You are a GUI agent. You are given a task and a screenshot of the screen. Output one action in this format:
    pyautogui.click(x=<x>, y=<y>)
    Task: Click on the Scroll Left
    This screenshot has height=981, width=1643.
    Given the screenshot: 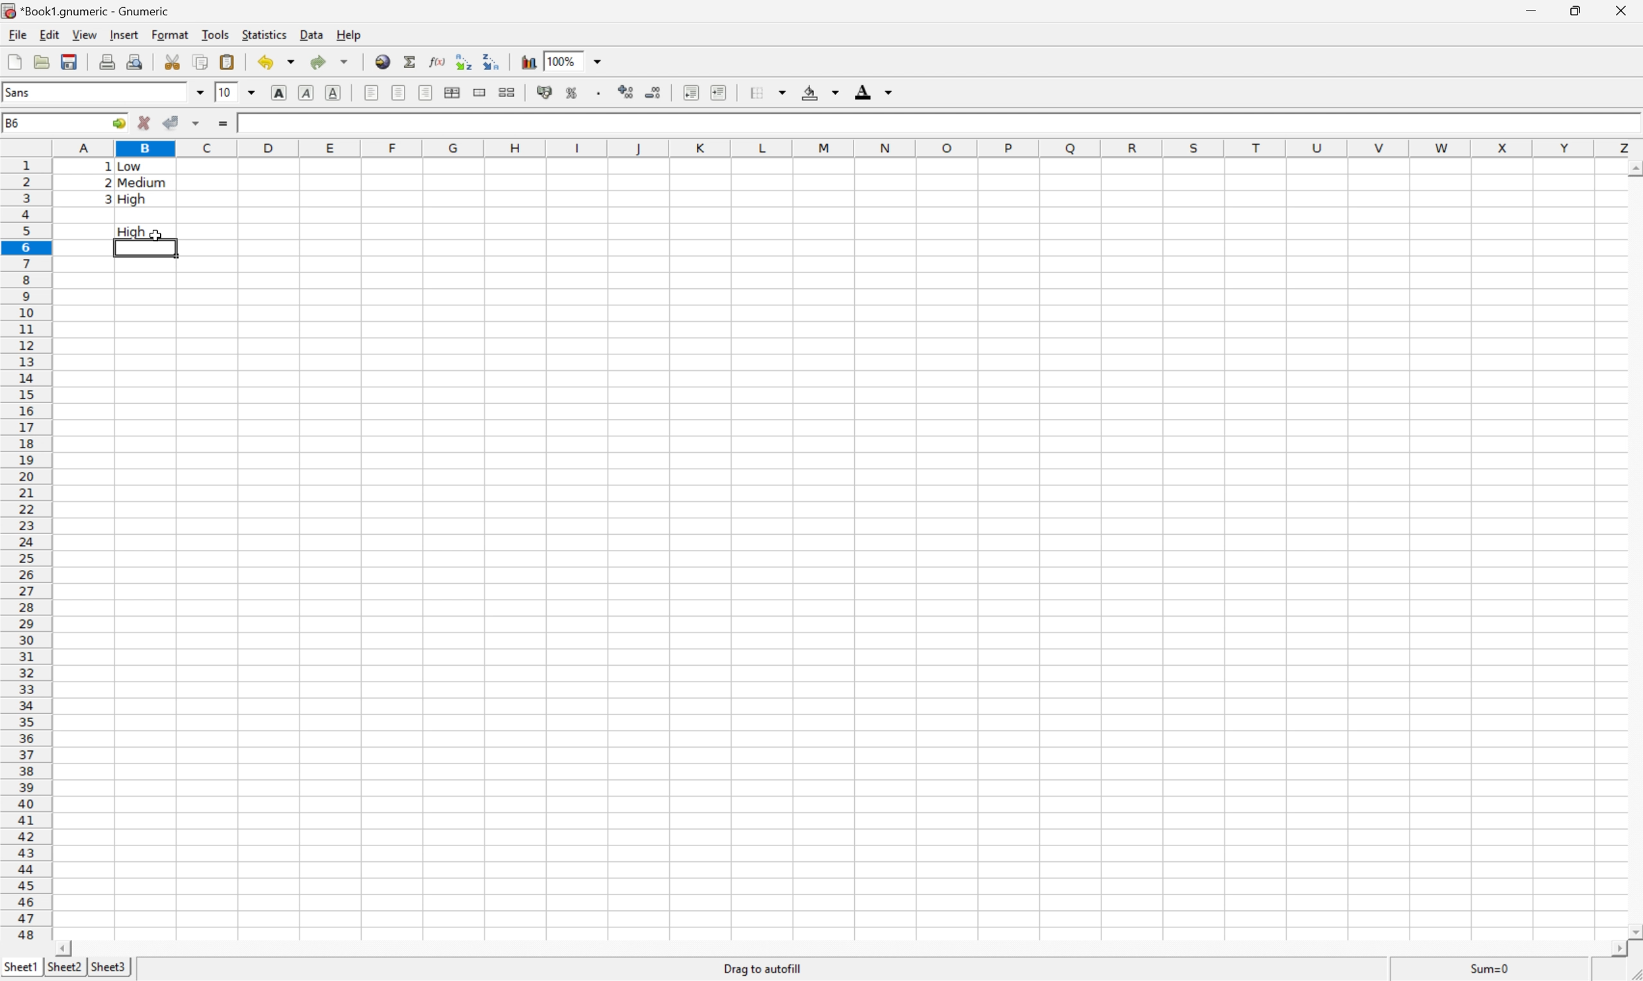 What is the action you would take?
    pyautogui.click(x=67, y=947)
    